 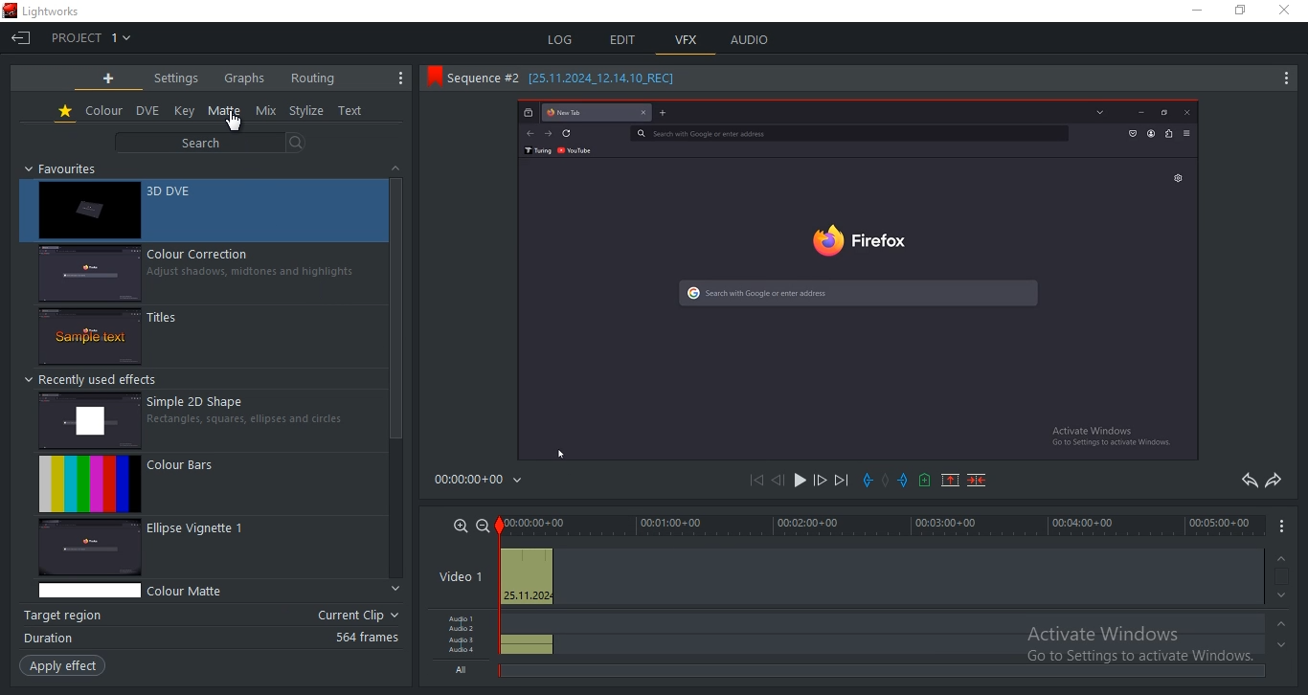 What do you see at coordinates (213, 418) in the screenshot?
I see `simple 2d shapes` at bounding box center [213, 418].